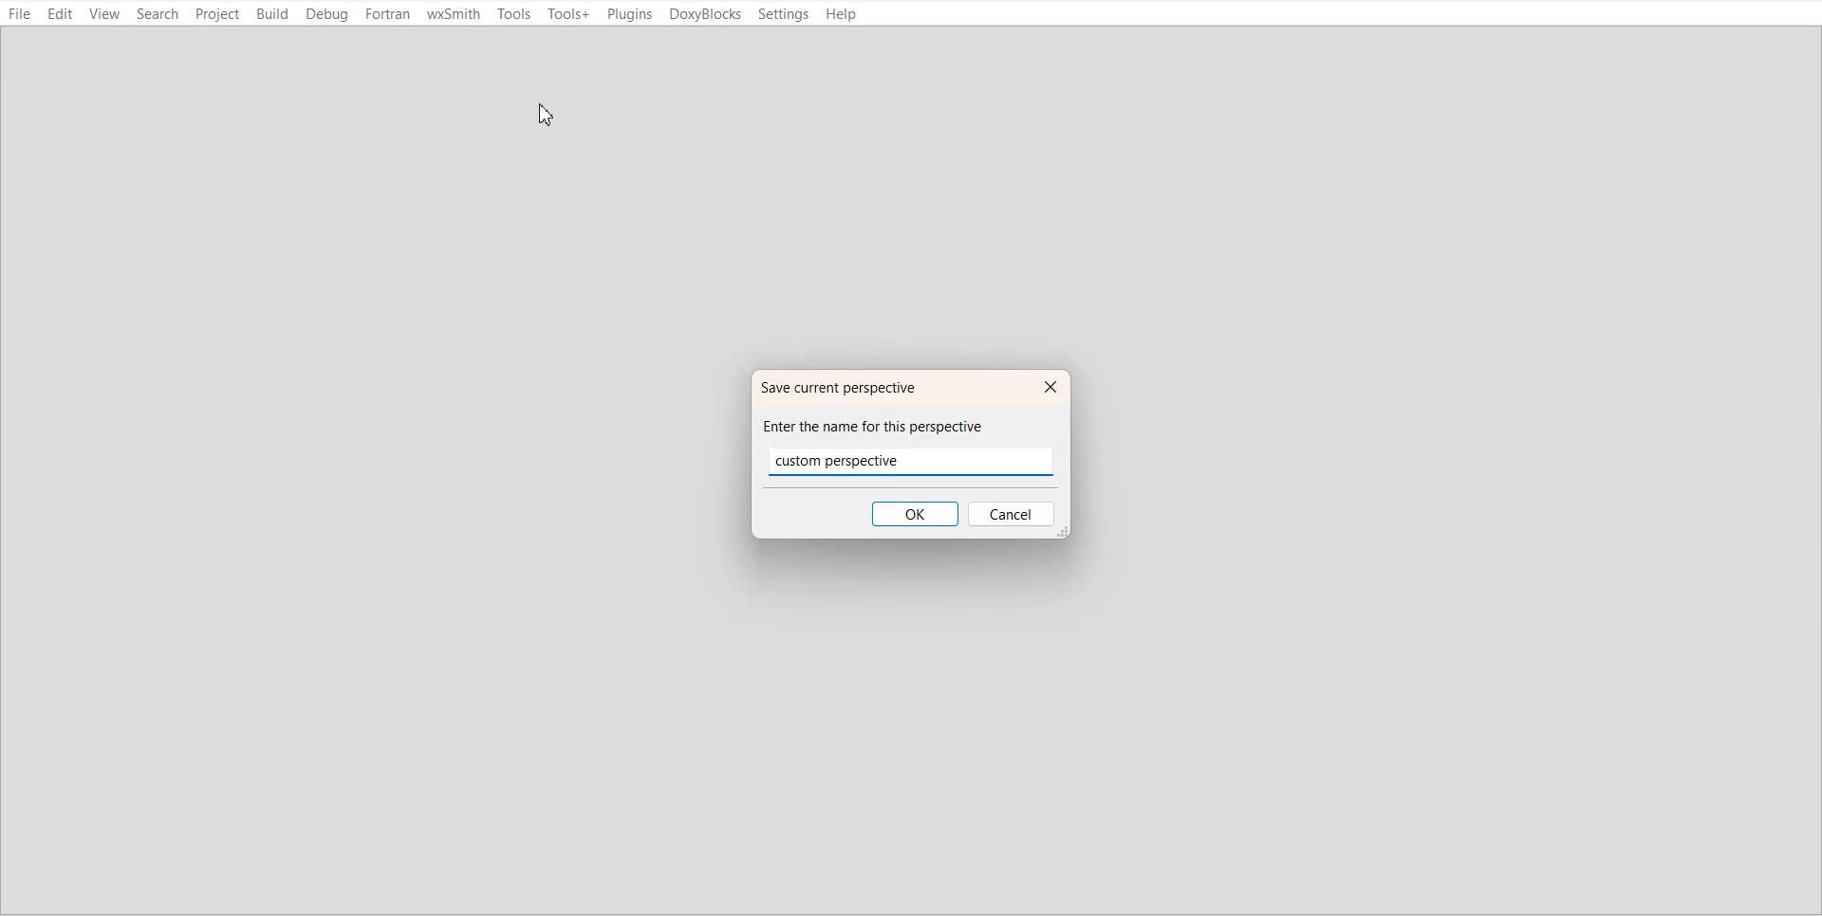  What do you see at coordinates (568, 14) in the screenshot?
I see `Tools+` at bounding box center [568, 14].